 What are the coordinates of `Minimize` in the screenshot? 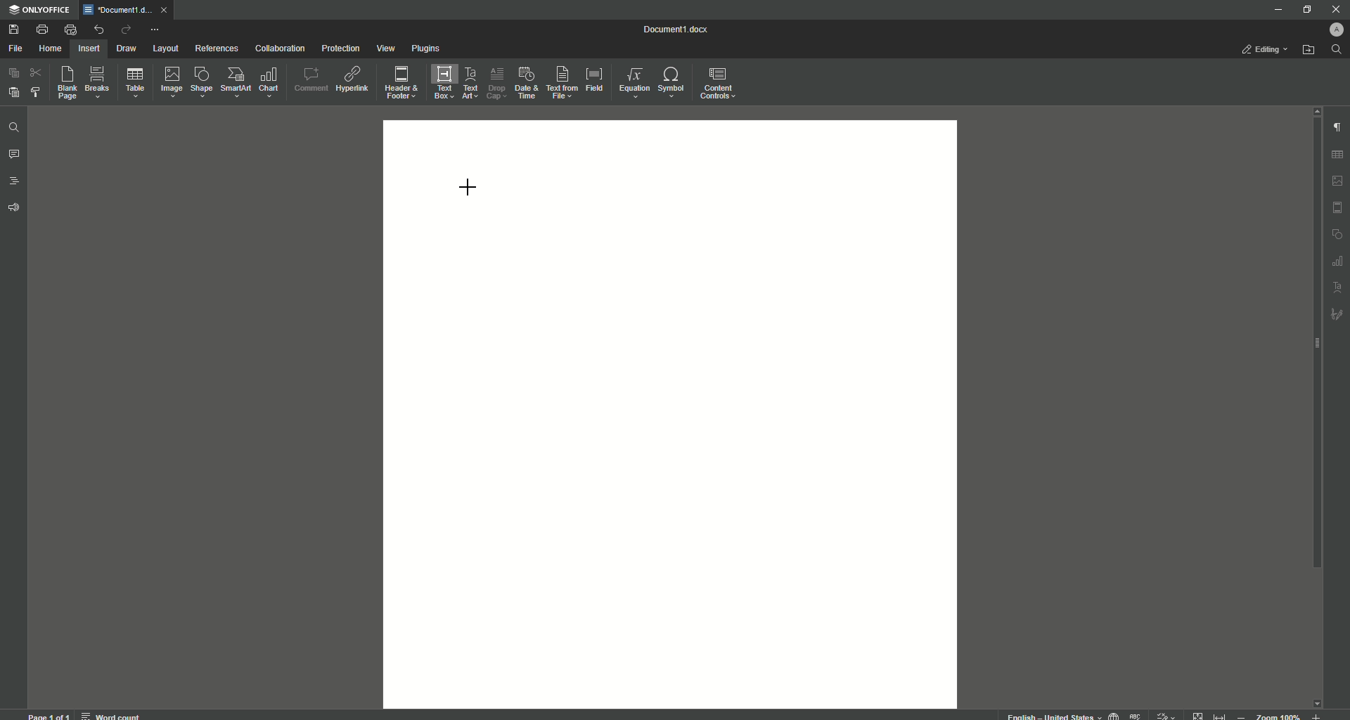 It's located at (1274, 9).